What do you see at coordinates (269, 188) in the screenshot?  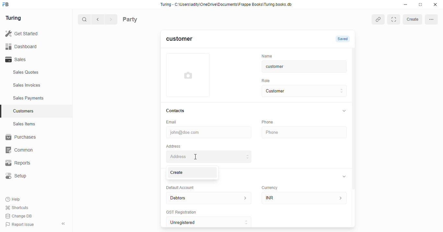 I see `Currency` at bounding box center [269, 188].